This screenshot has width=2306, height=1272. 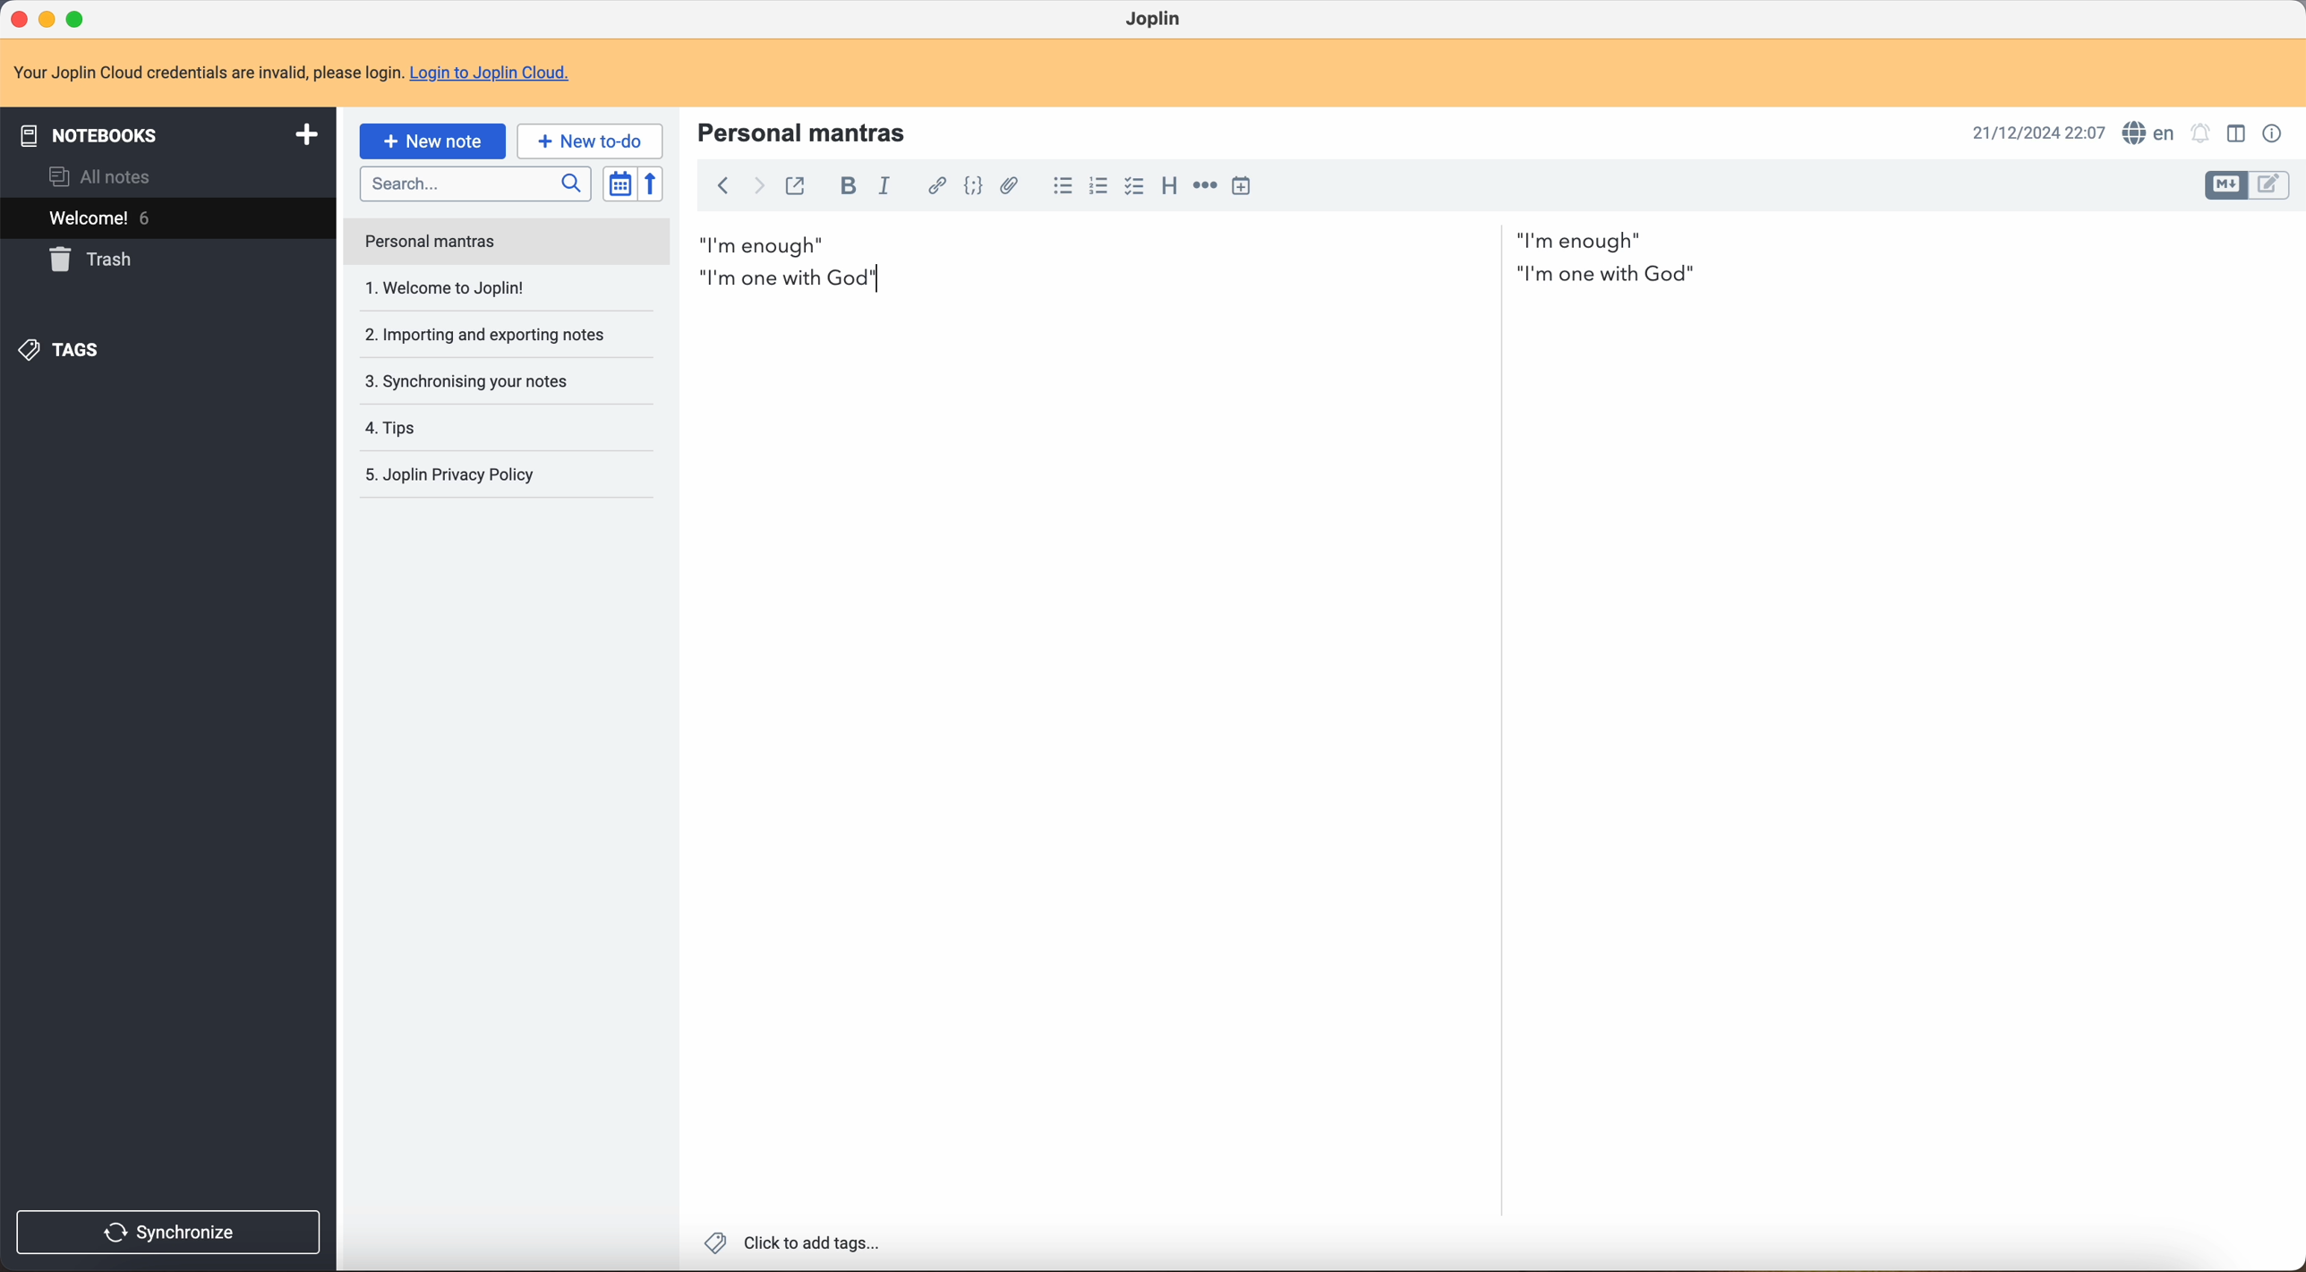 What do you see at coordinates (477, 185) in the screenshot?
I see `search bar` at bounding box center [477, 185].